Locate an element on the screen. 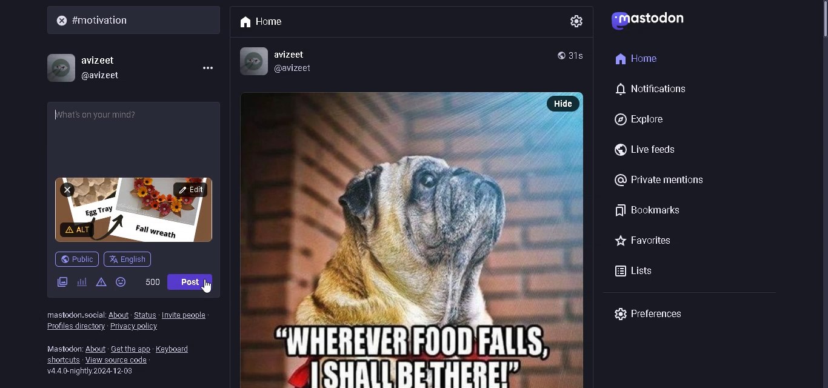 The width and height of the screenshot is (828, 388). search bar is located at coordinates (137, 21).